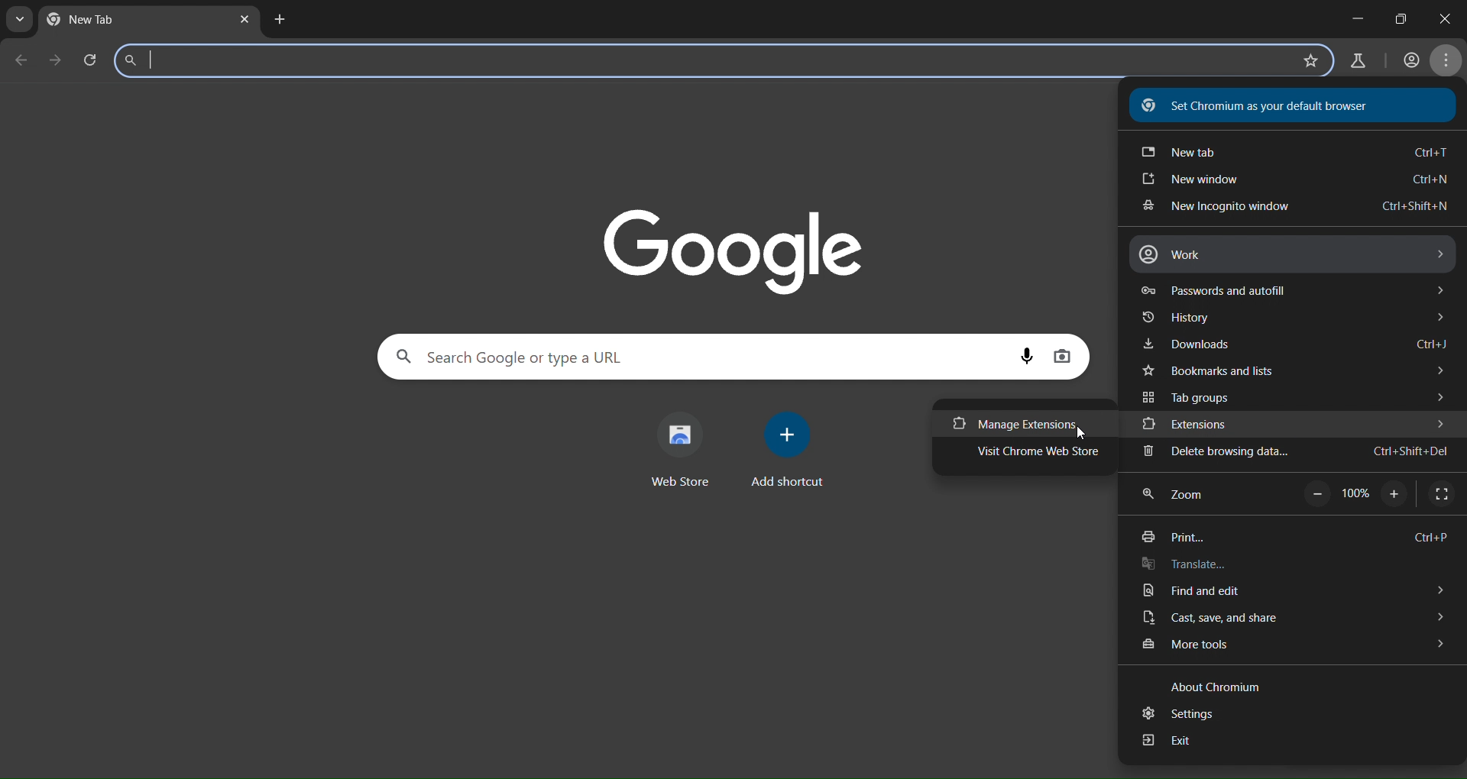 The width and height of the screenshot is (1467, 779). Describe the element at coordinates (1450, 17) in the screenshot. I see `maximize` at that location.